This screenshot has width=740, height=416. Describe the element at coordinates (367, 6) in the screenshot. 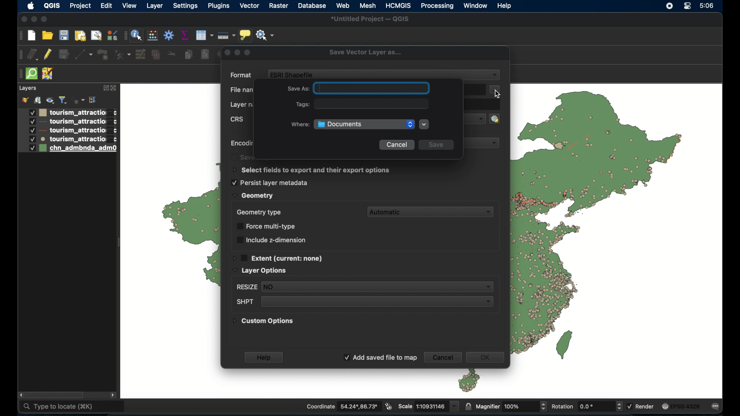

I see `mesh` at that location.